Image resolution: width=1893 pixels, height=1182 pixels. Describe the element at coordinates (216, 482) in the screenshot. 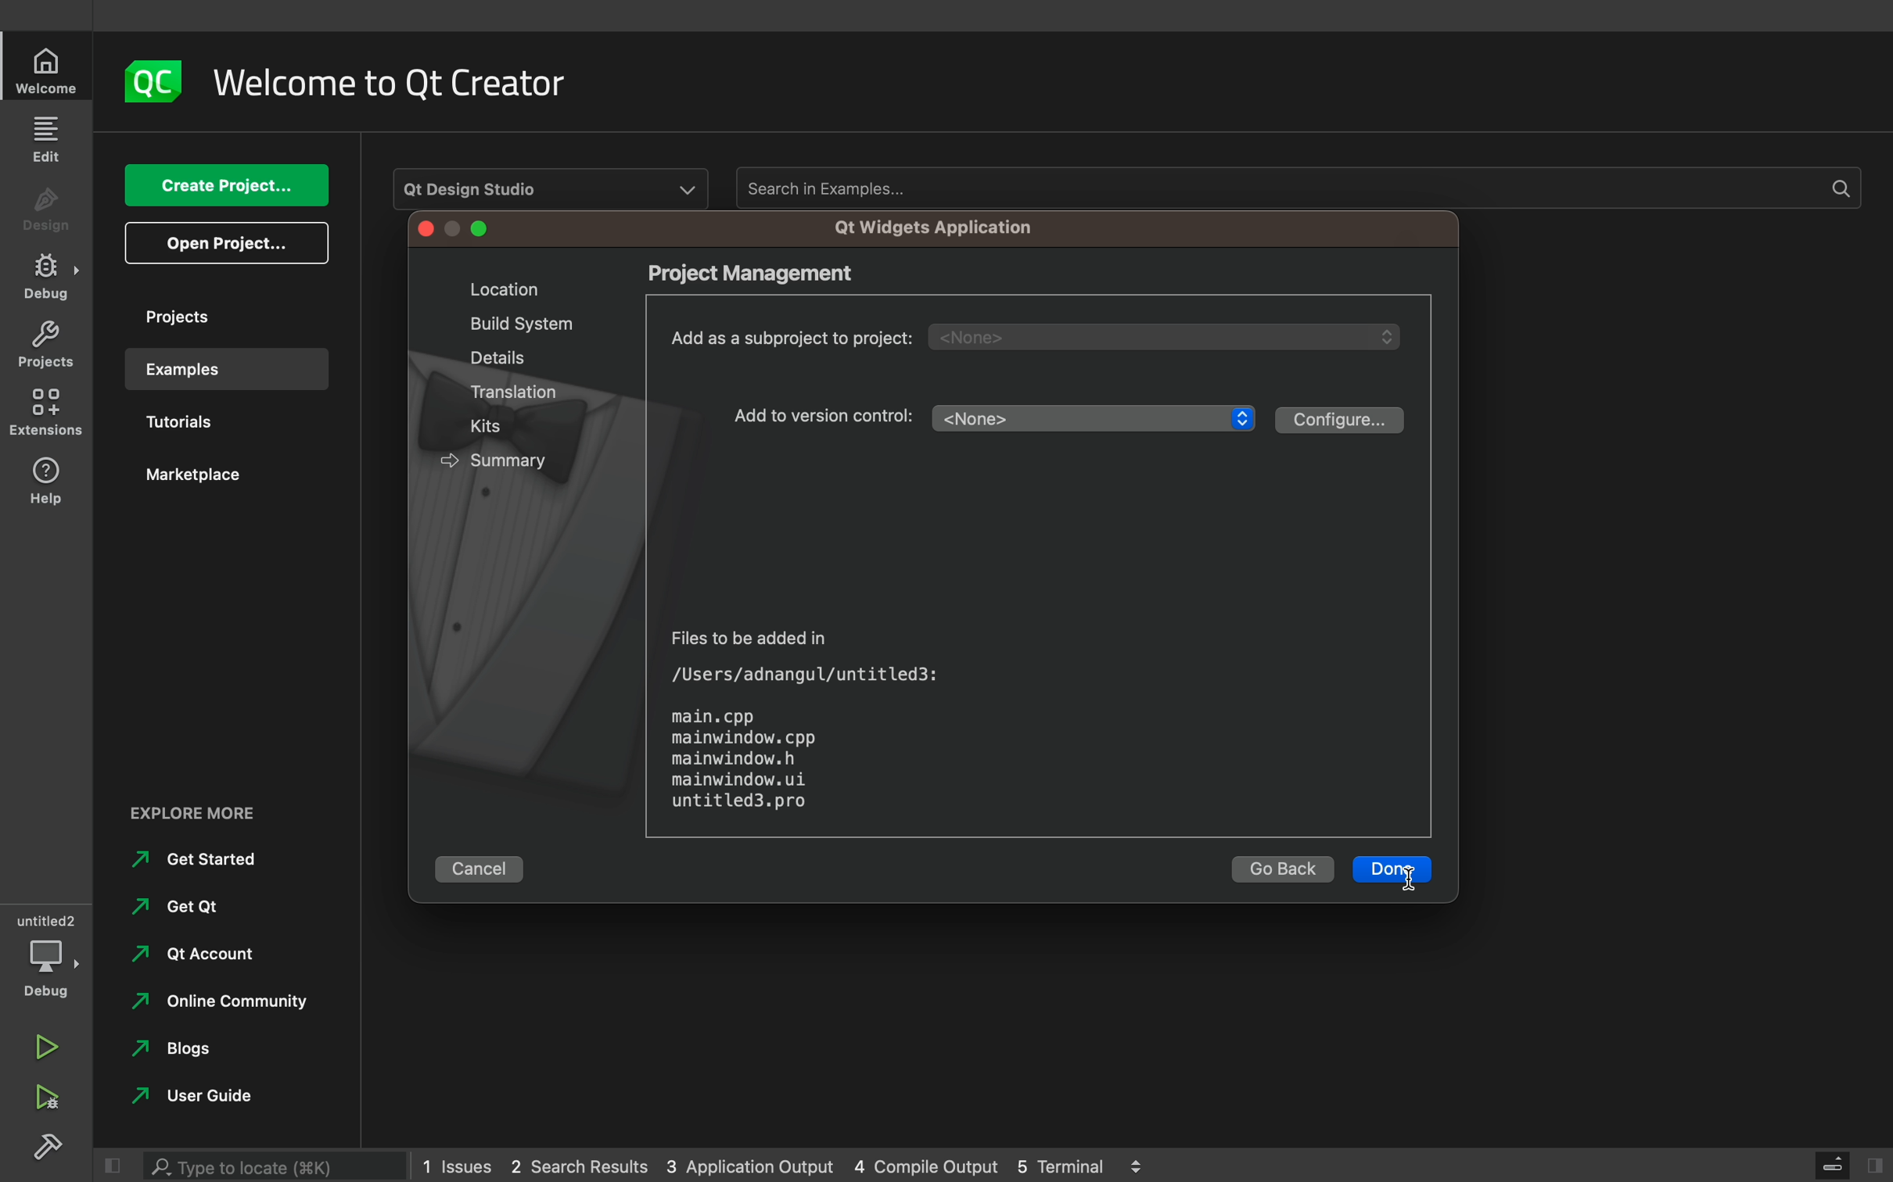

I see `marketplace` at that location.